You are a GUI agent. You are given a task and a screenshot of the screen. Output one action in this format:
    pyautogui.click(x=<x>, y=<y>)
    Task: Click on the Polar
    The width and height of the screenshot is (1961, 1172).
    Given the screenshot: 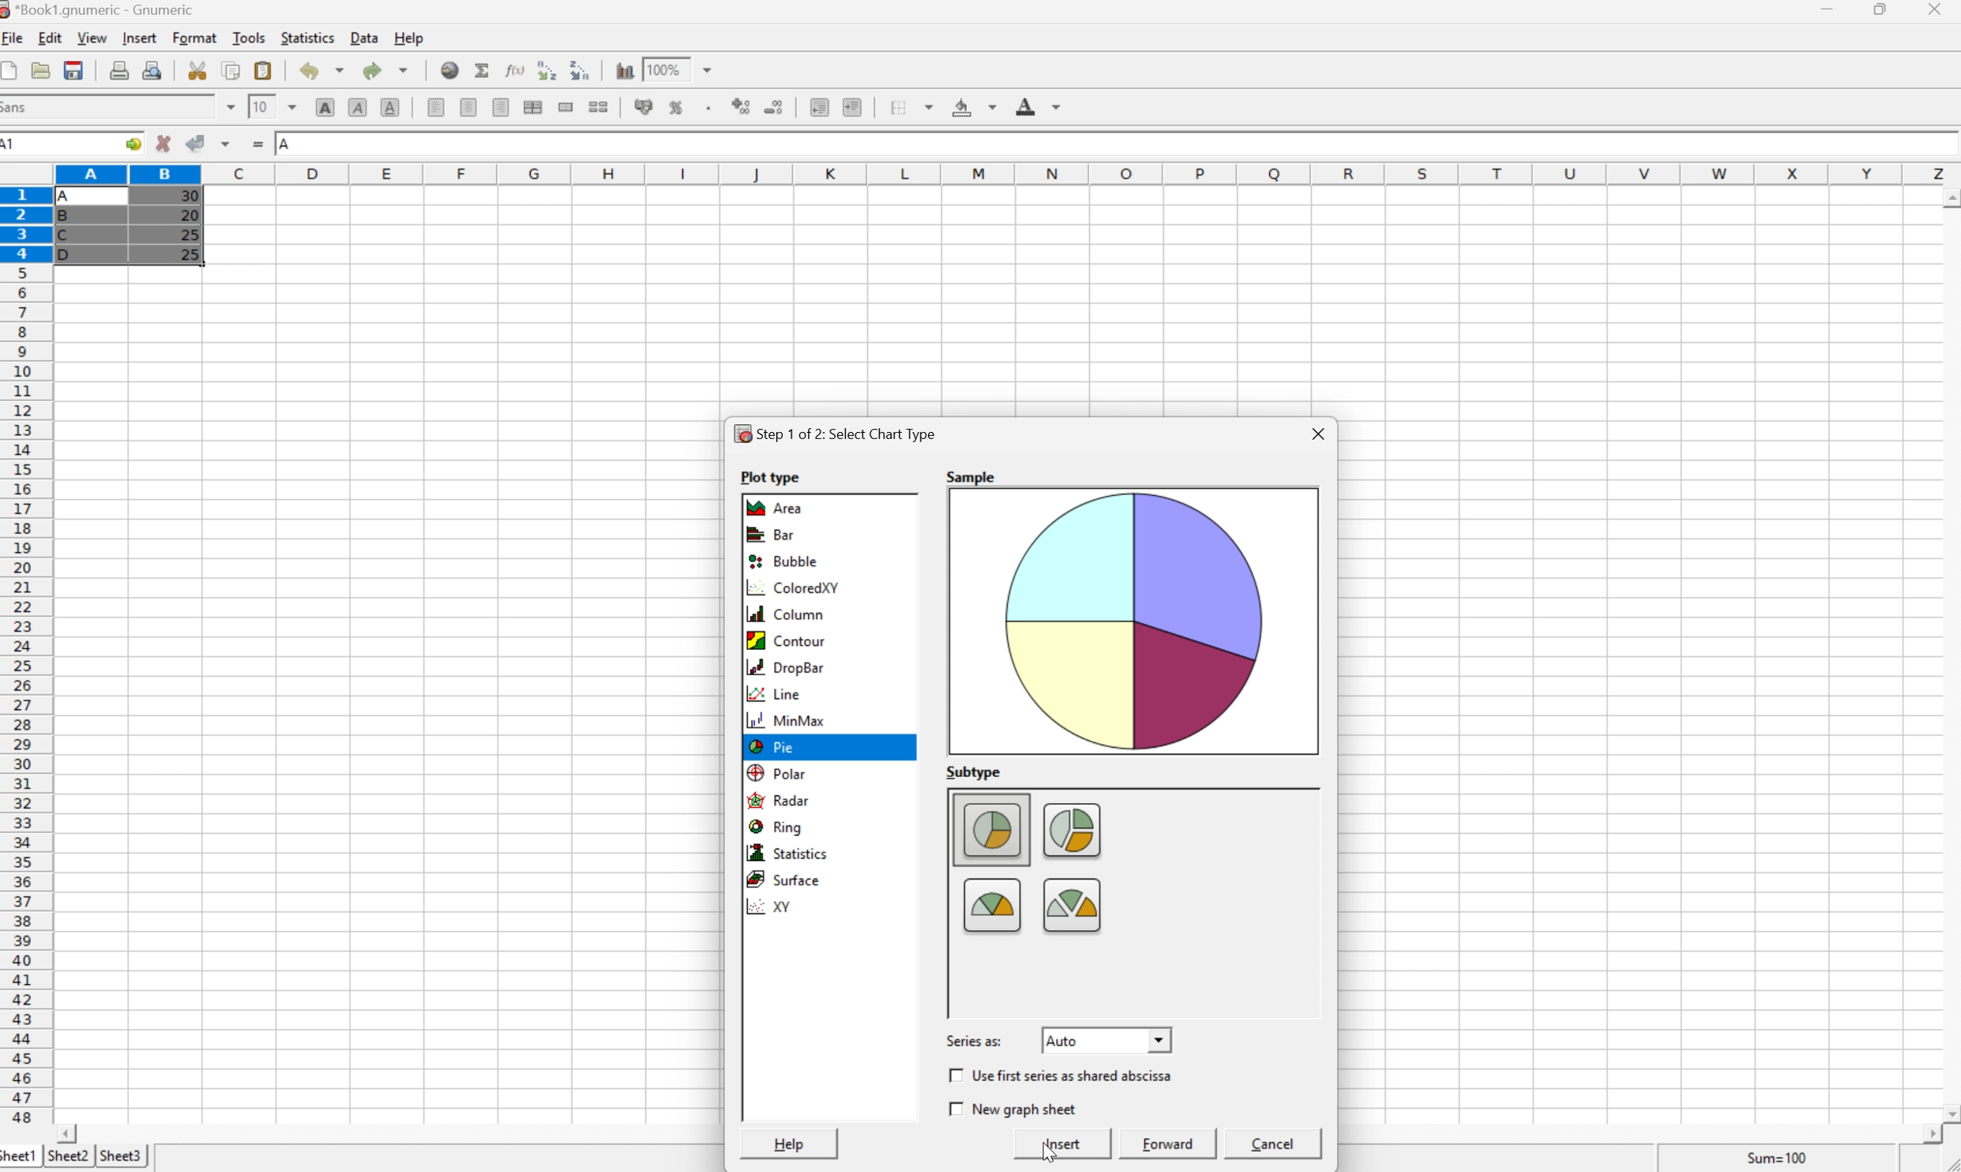 What is the action you would take?
    pyautogui.click(x=776, y=771)
    